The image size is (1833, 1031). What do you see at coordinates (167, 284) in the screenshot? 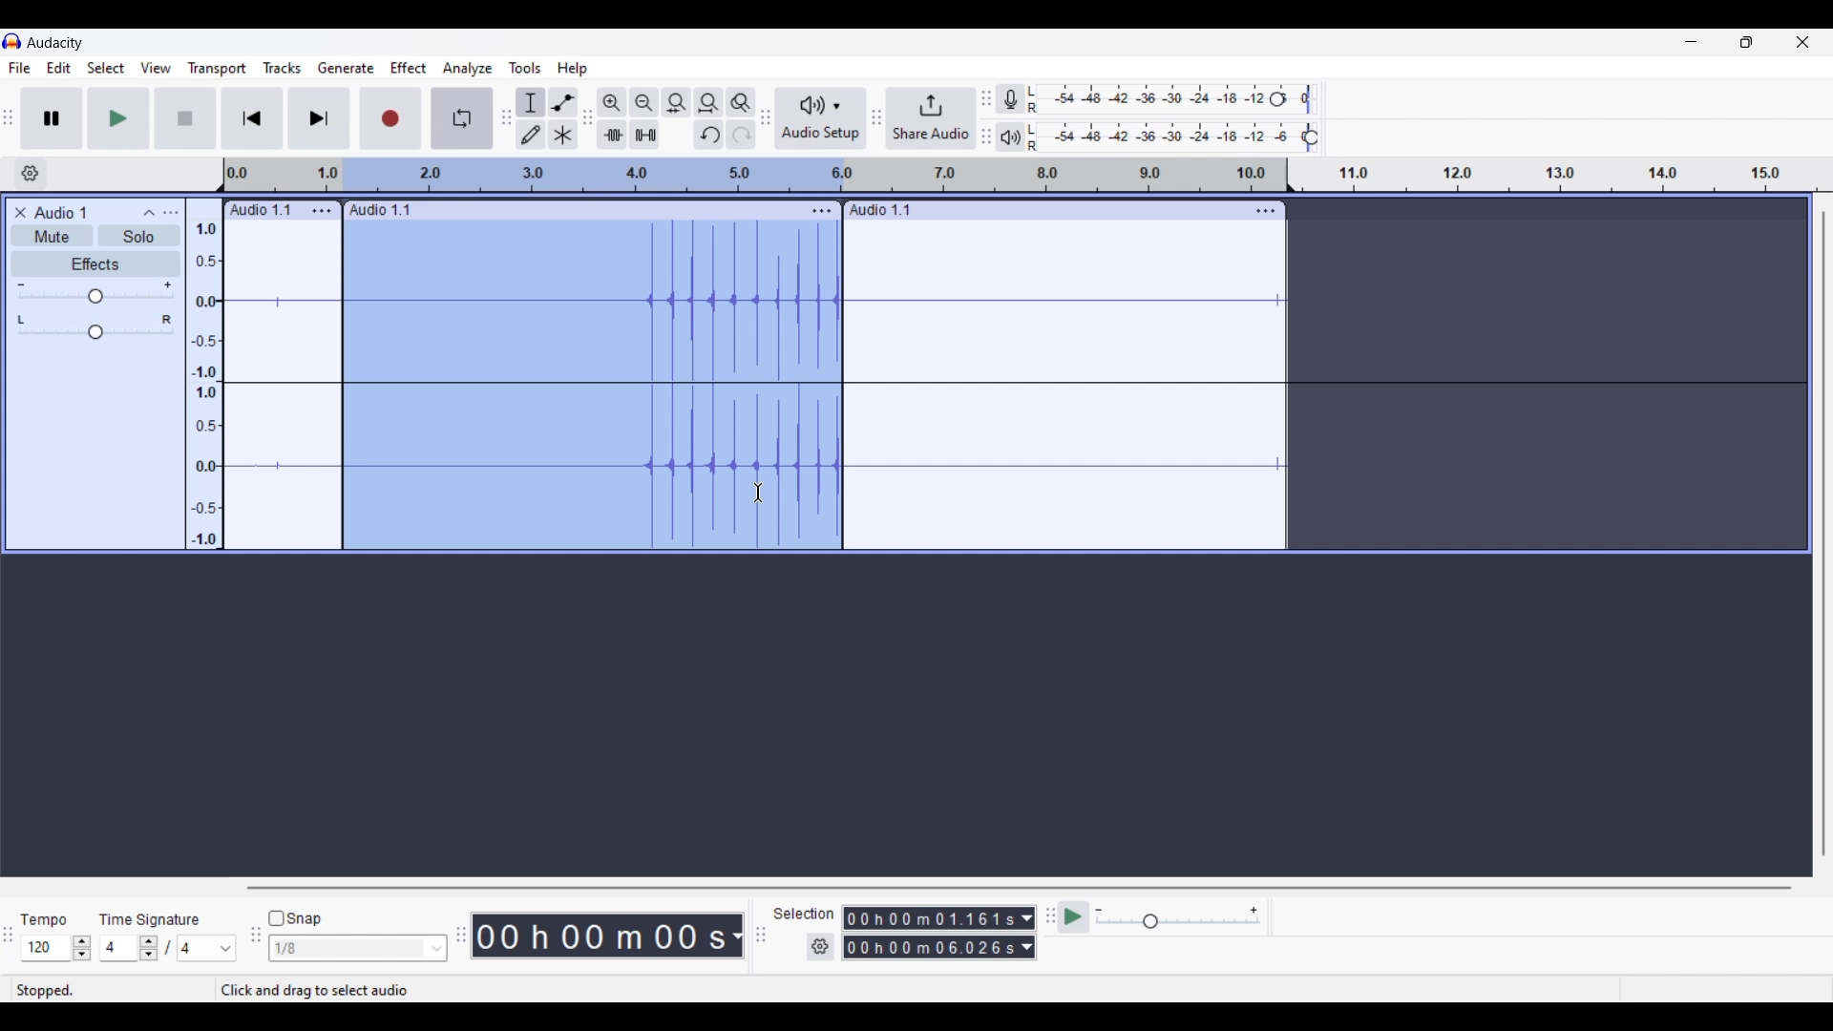
I see `Maximum gain` at bounding box center [167, 284].